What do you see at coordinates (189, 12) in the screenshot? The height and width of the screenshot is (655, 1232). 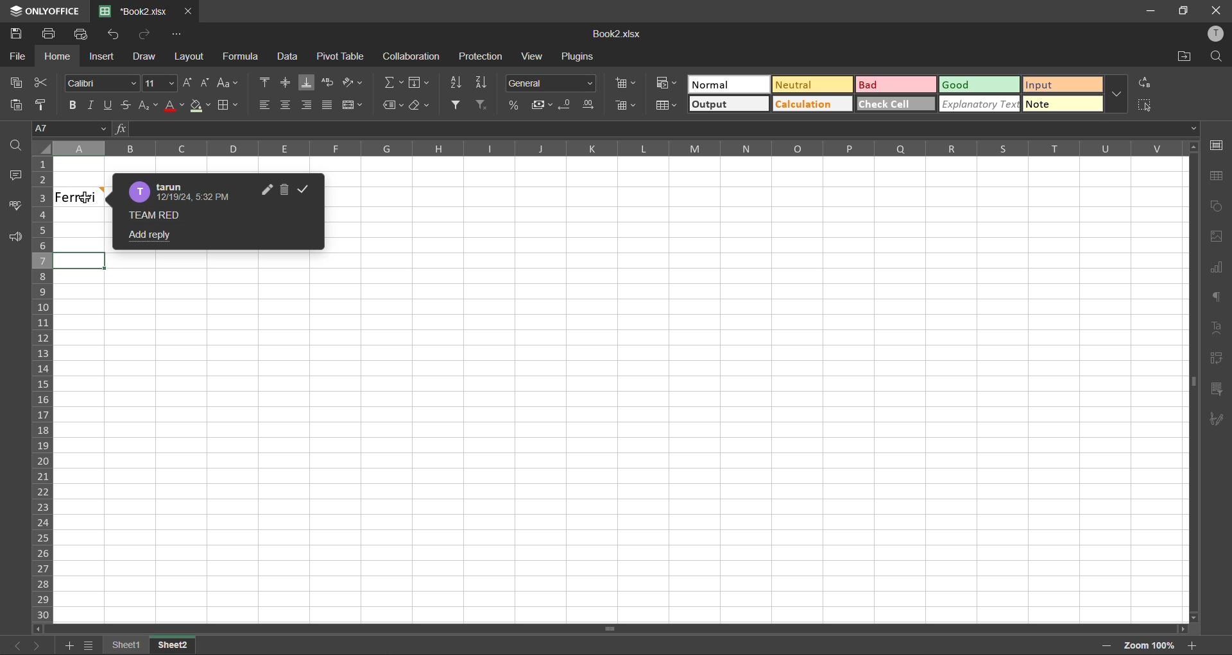 I see `close tab` at bounding box center [189, 12].